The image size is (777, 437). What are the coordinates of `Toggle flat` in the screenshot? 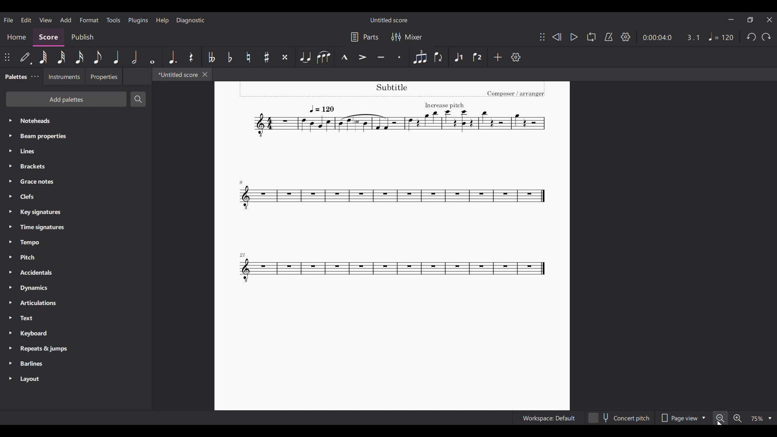 It's located at (230, 57).